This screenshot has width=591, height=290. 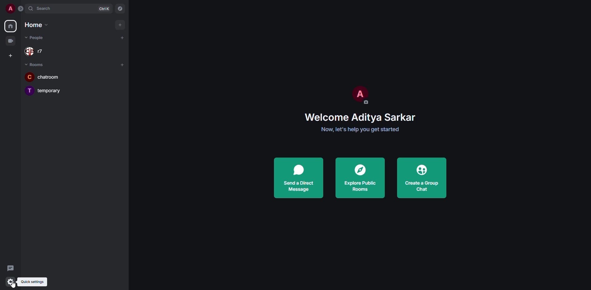 I want to click on create space, so click(x=10, y=55).